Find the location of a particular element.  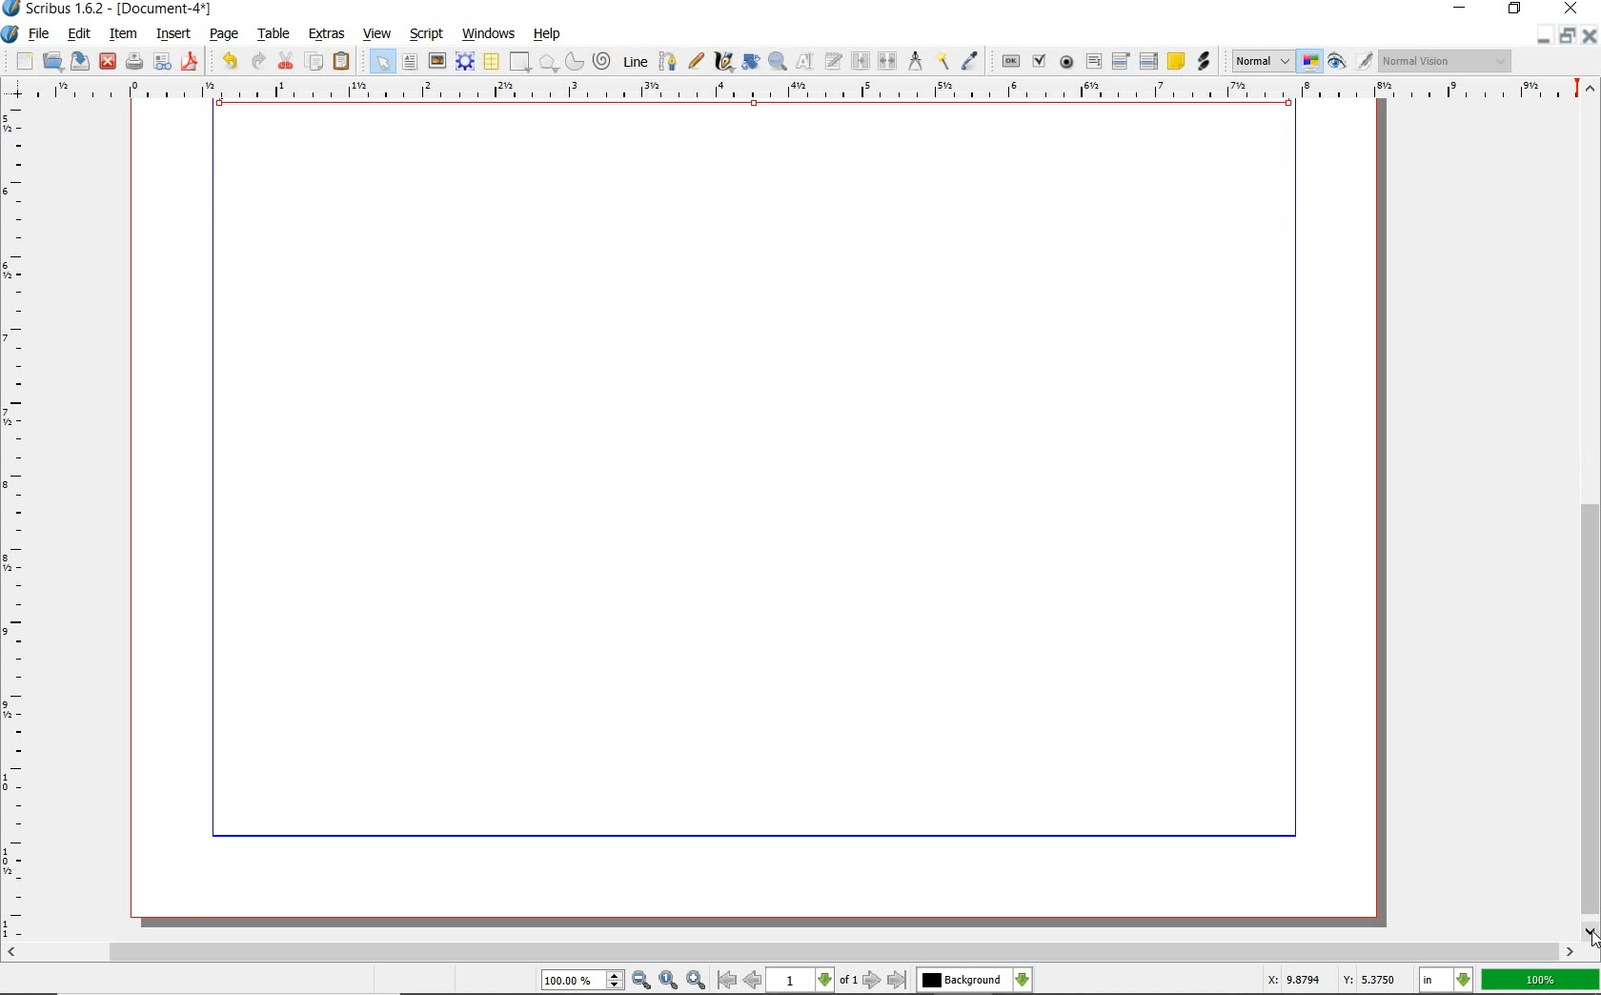

select is located at coordinates (380, 60).